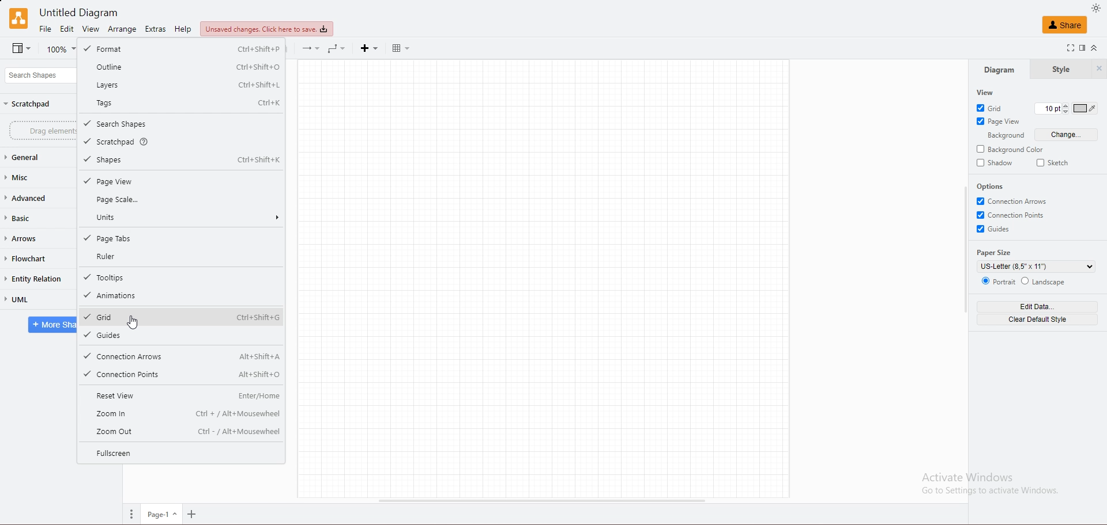  What do you see at coordinates (59, 48) in the screenshot?
I see `zoom percentage` at bounding box center [59, 48].